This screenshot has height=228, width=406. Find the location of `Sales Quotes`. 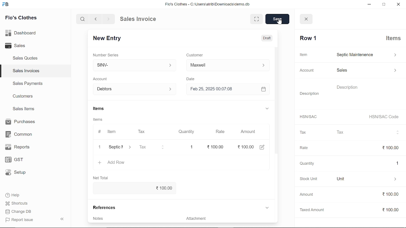

Sales Quotes is located at coordinates (26, 59).